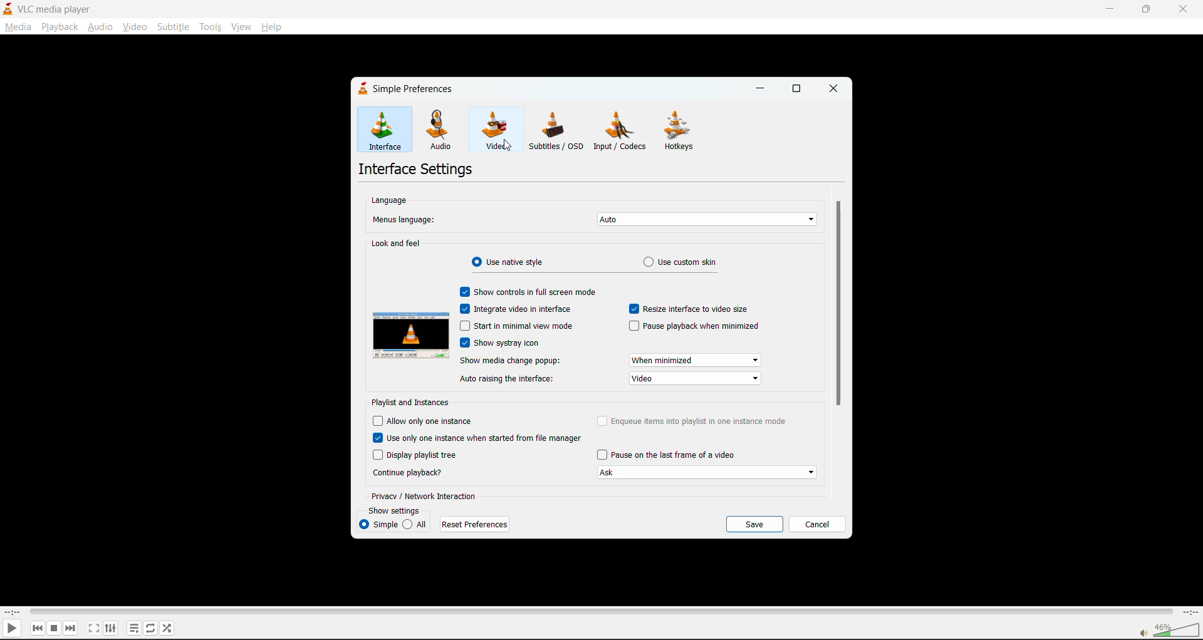  I want to click on interface, so click(384, 130).